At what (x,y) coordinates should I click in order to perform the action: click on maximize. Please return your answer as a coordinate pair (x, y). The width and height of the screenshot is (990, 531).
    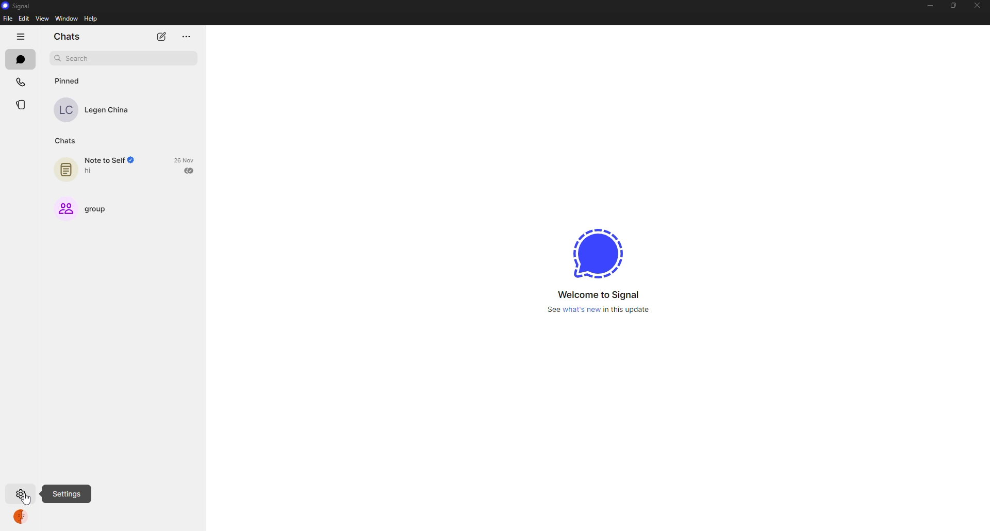
    Looking at the image, I should click on (951, 5).